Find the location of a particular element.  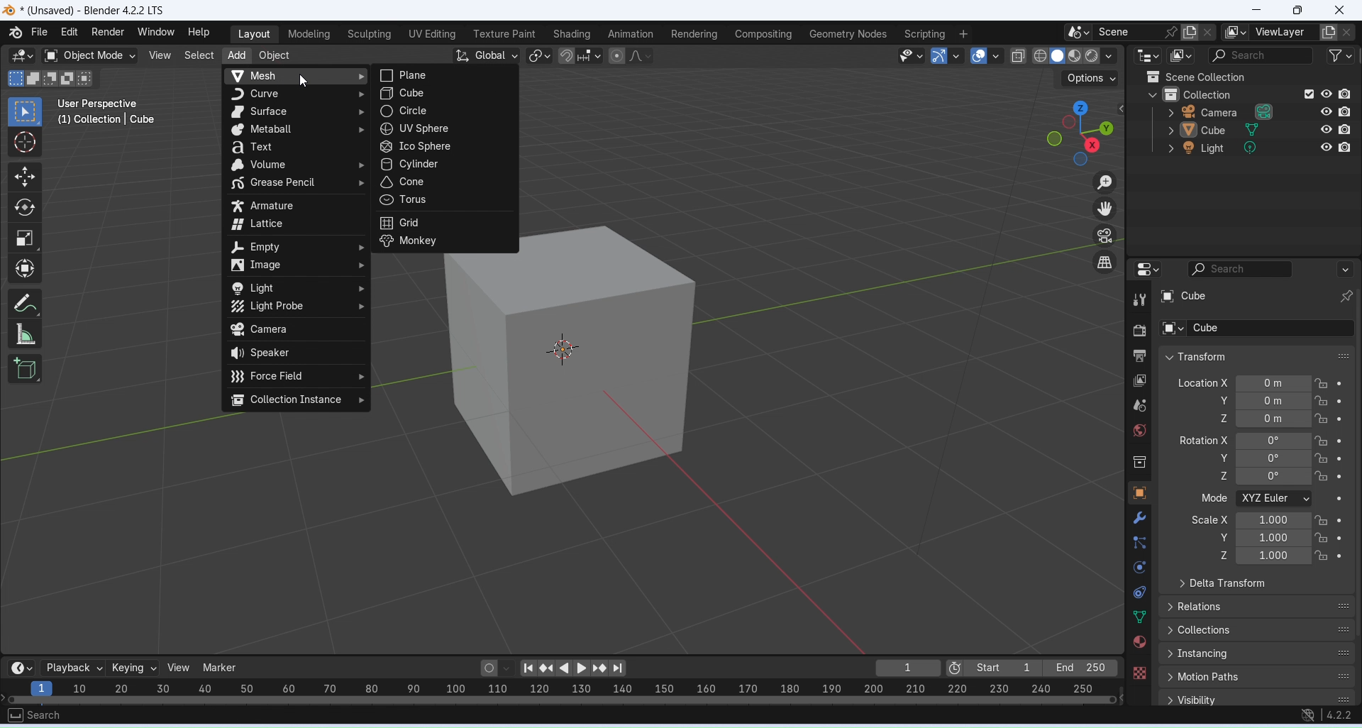

Global is located at coordinates (487, 55).